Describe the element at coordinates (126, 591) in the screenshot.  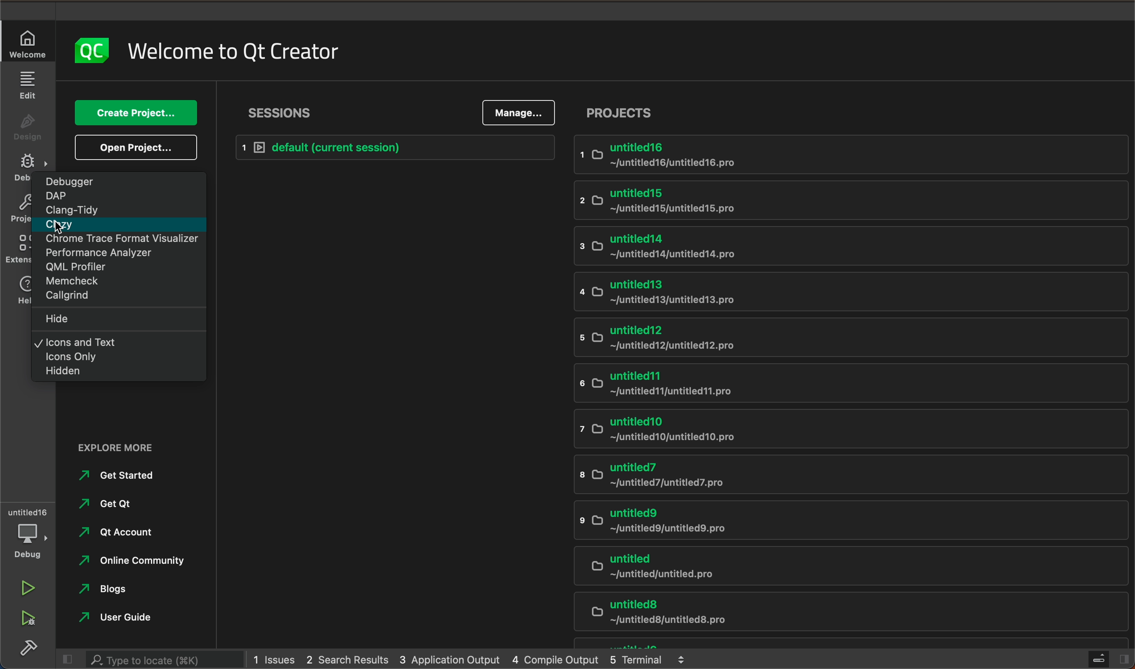
I see `blogs` at that location.